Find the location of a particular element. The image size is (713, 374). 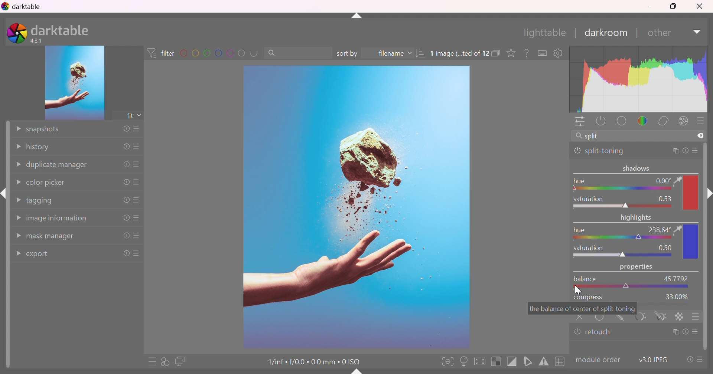

multiple instance actions is located at coordinates (676, 332).